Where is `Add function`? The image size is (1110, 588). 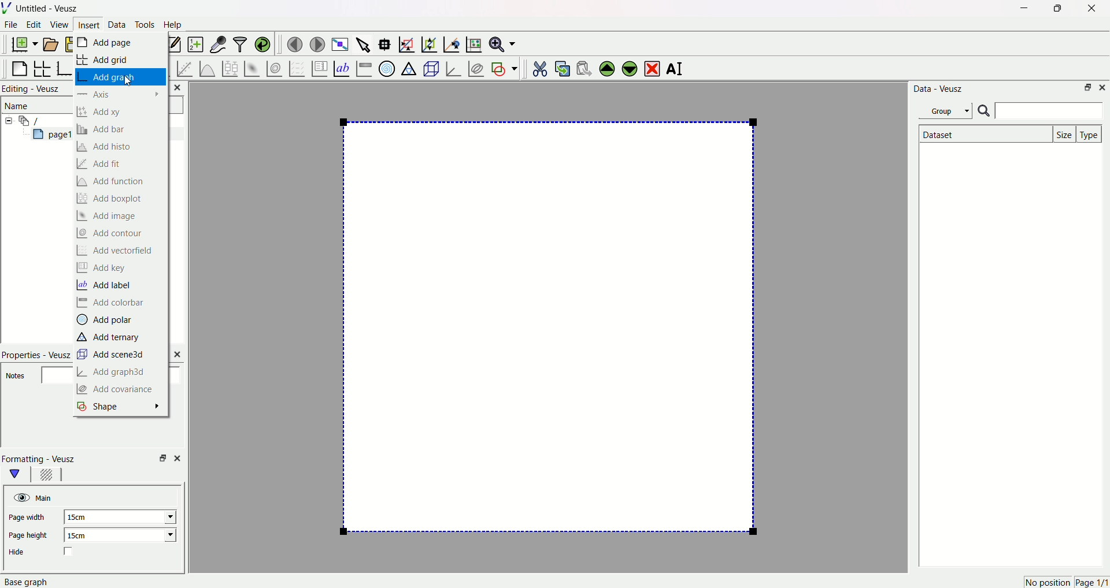
Add function is located at coordinates (117, 180).